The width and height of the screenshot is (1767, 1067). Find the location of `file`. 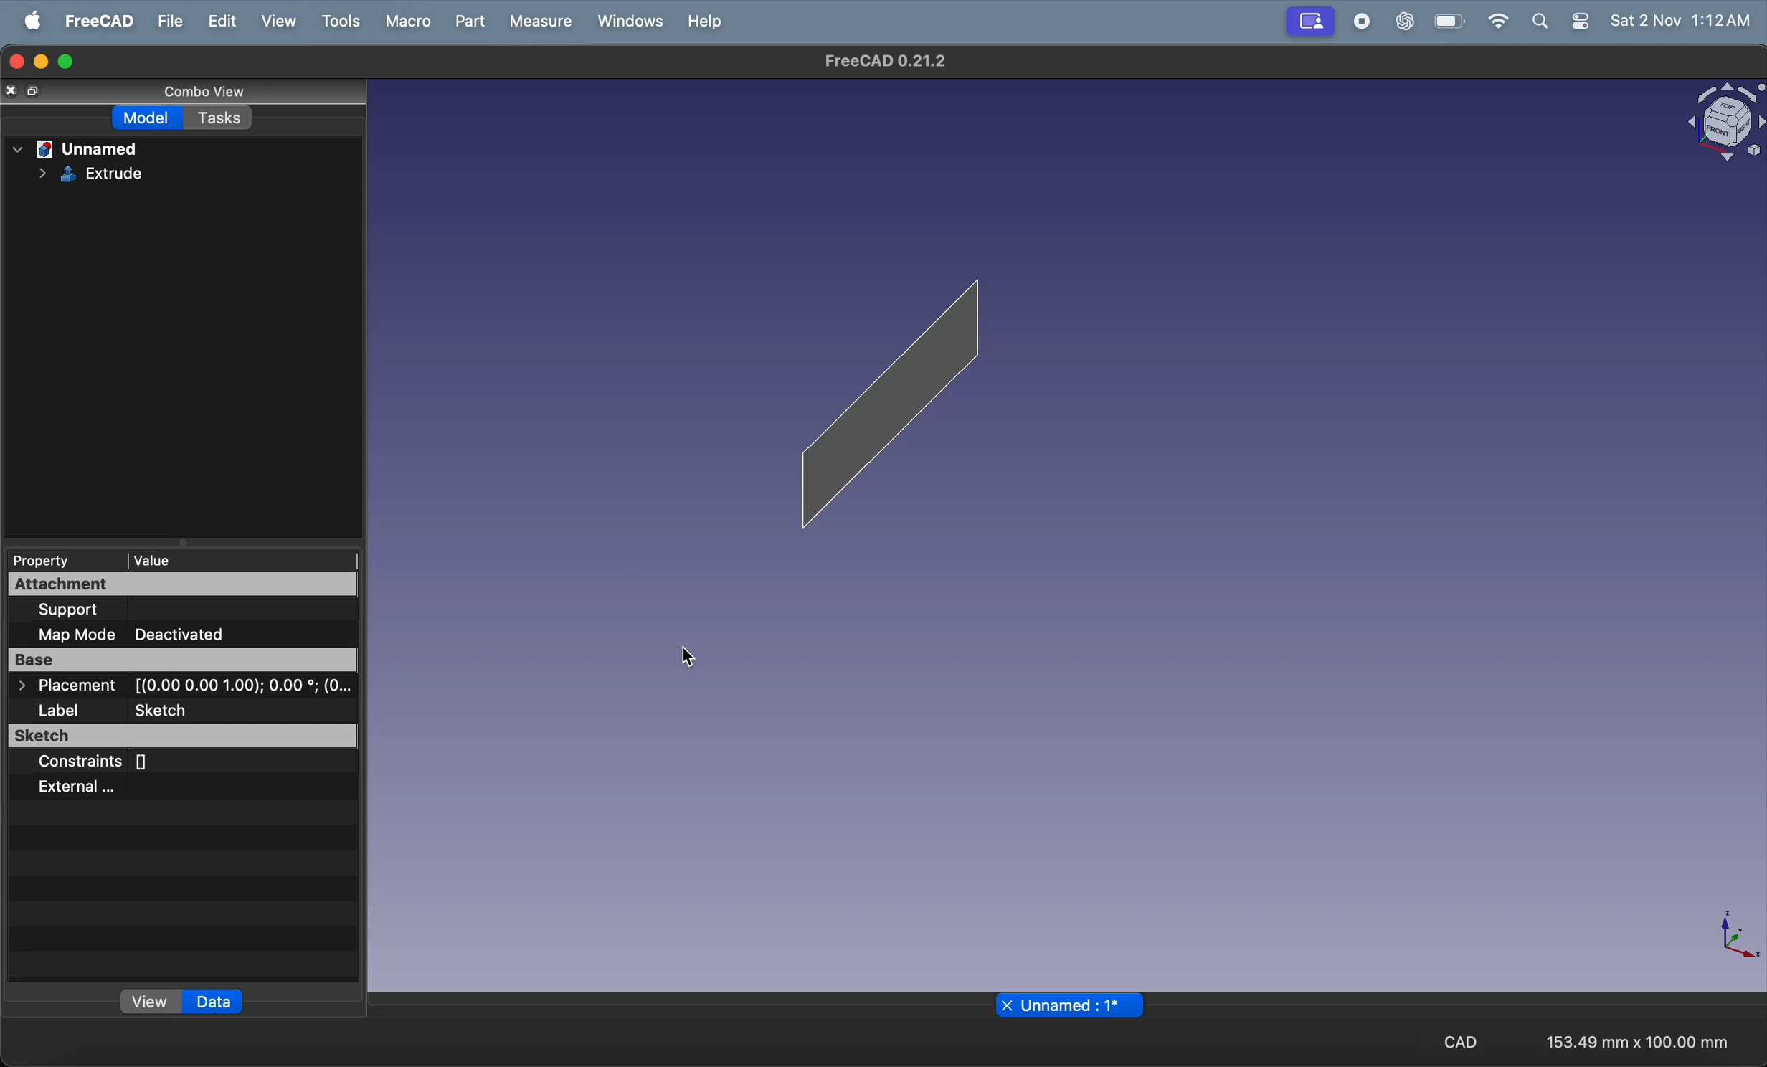

file is located at coordinates (171, 22).